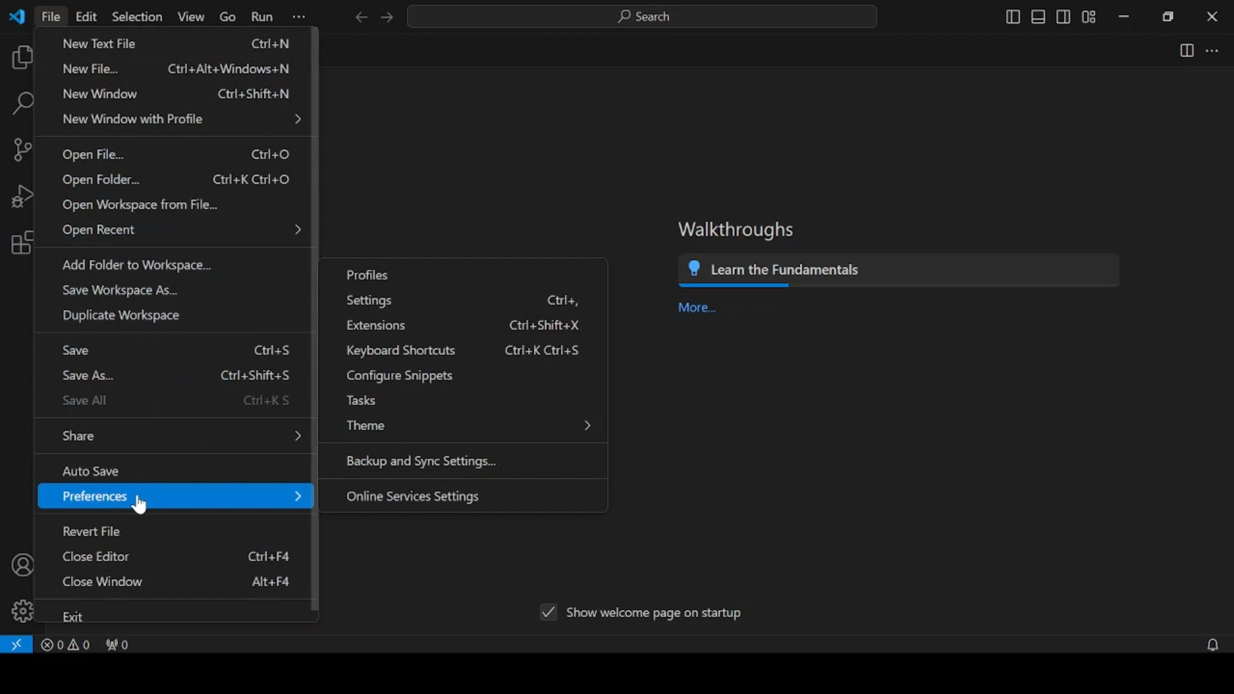 The width and height of the screenshot is (1234, 694). What do you see at coordinates (1169, 17) in the screenshot?
I see `restore down` at bounding box center [1169, 17].